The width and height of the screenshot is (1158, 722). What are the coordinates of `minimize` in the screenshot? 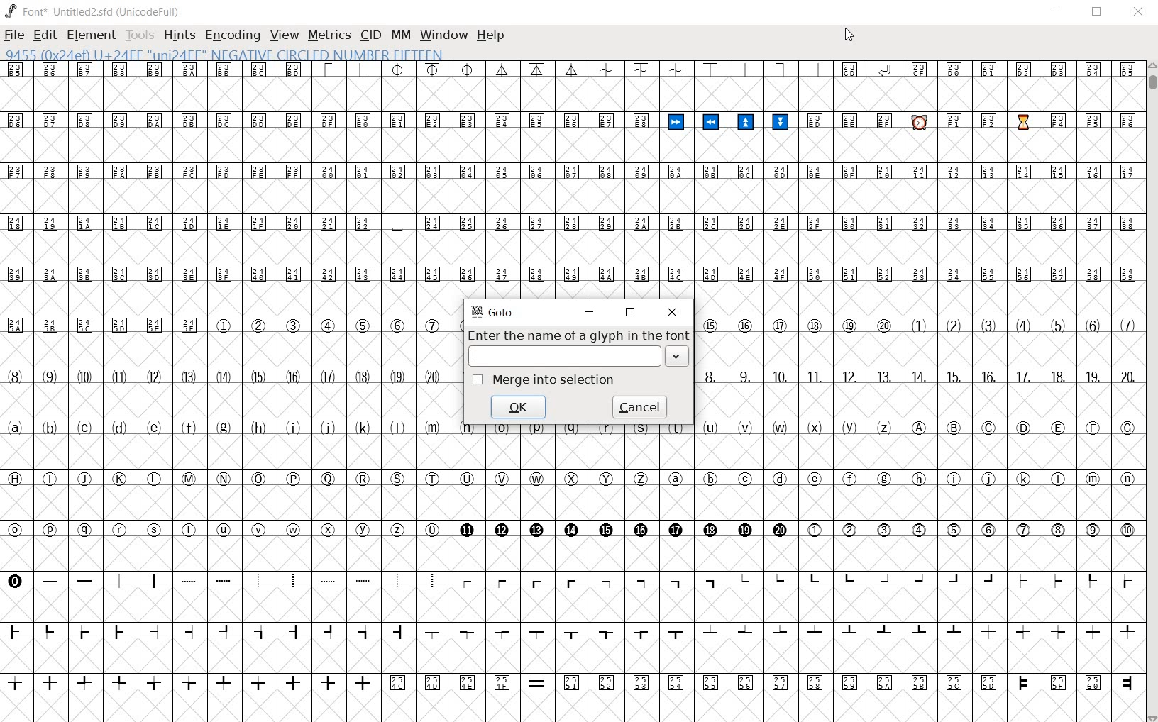 It's located at (590, 311).